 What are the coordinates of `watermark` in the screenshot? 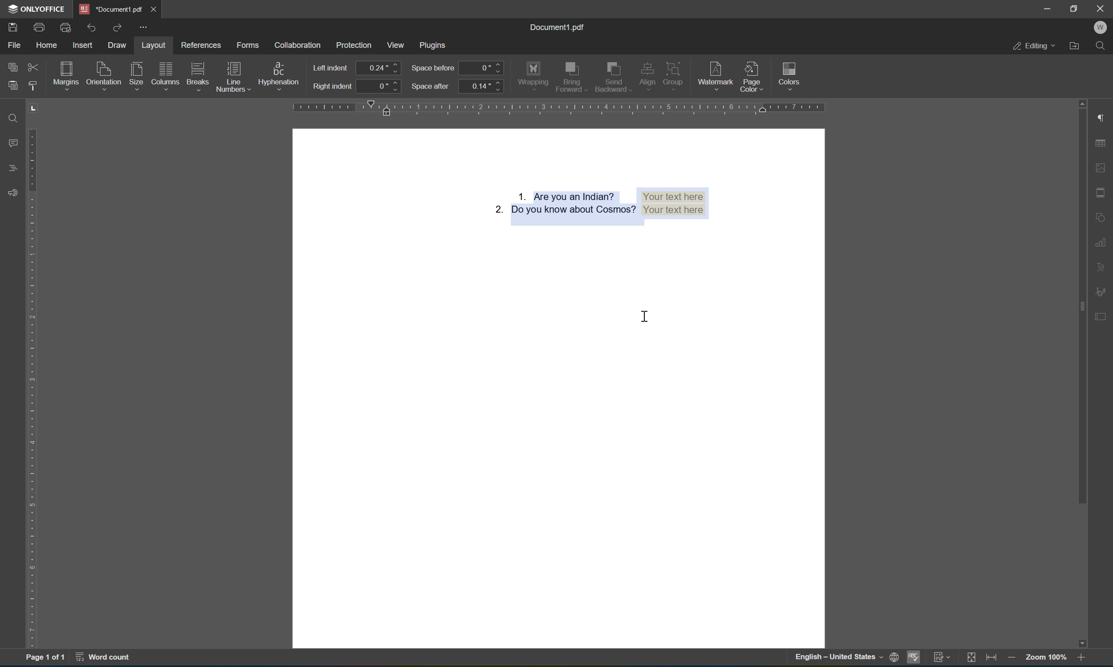 It's located at (716, 73).